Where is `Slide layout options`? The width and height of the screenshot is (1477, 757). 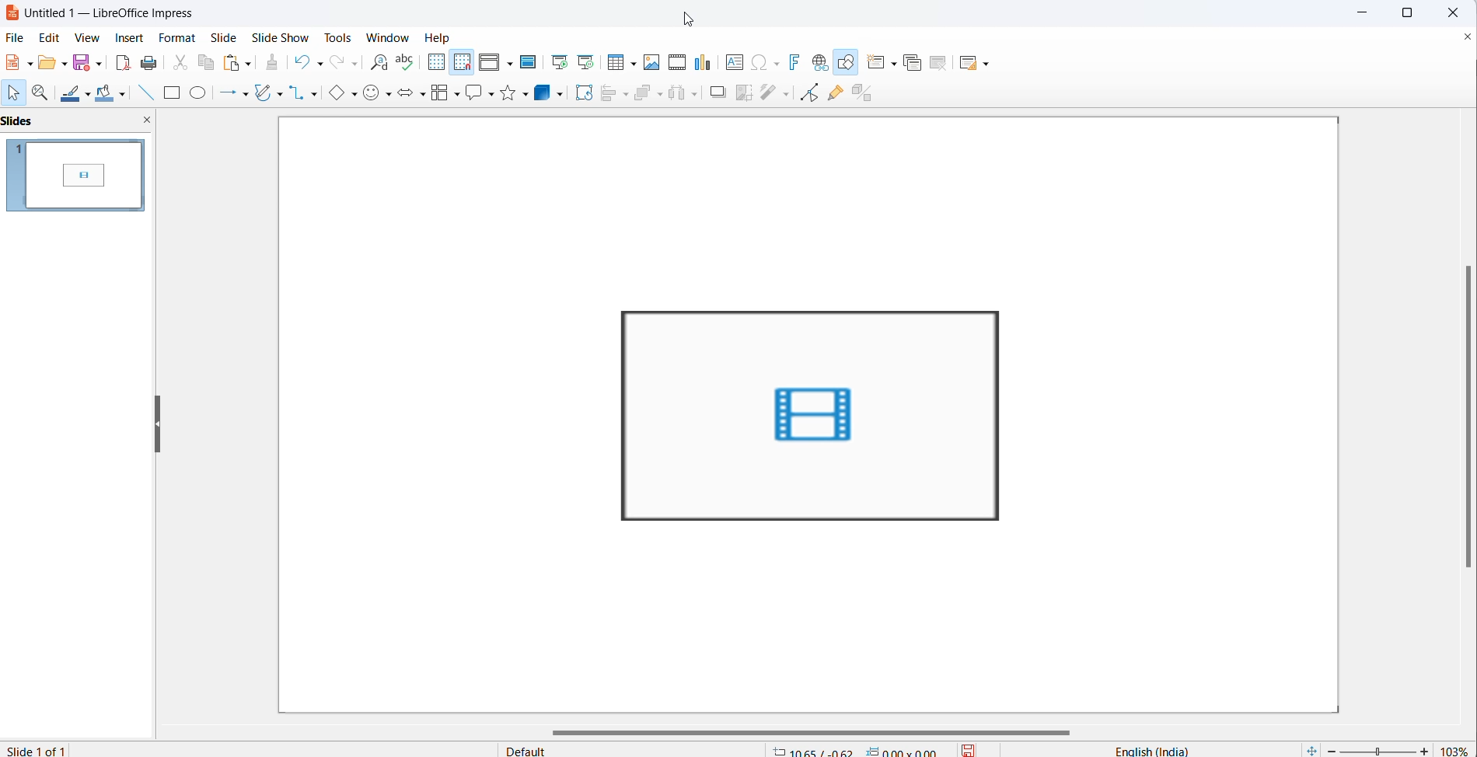 Slide layout options is located at coordinates (986, 63).